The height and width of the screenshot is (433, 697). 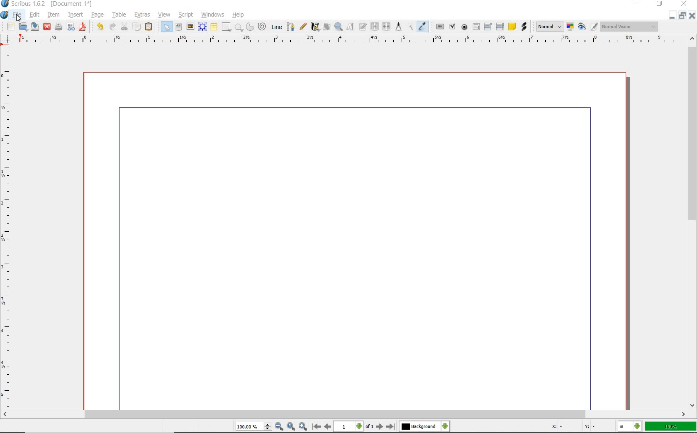 What do you see at coordinates (137, 27) in the screenshot?
I see `copy` at bounding box center [137, 27].